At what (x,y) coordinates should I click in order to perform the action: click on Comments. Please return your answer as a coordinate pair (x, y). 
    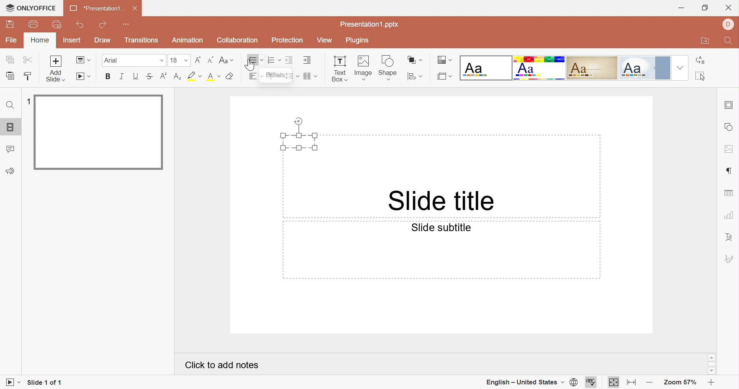
    Looking at the image, I should click on (11, 150).